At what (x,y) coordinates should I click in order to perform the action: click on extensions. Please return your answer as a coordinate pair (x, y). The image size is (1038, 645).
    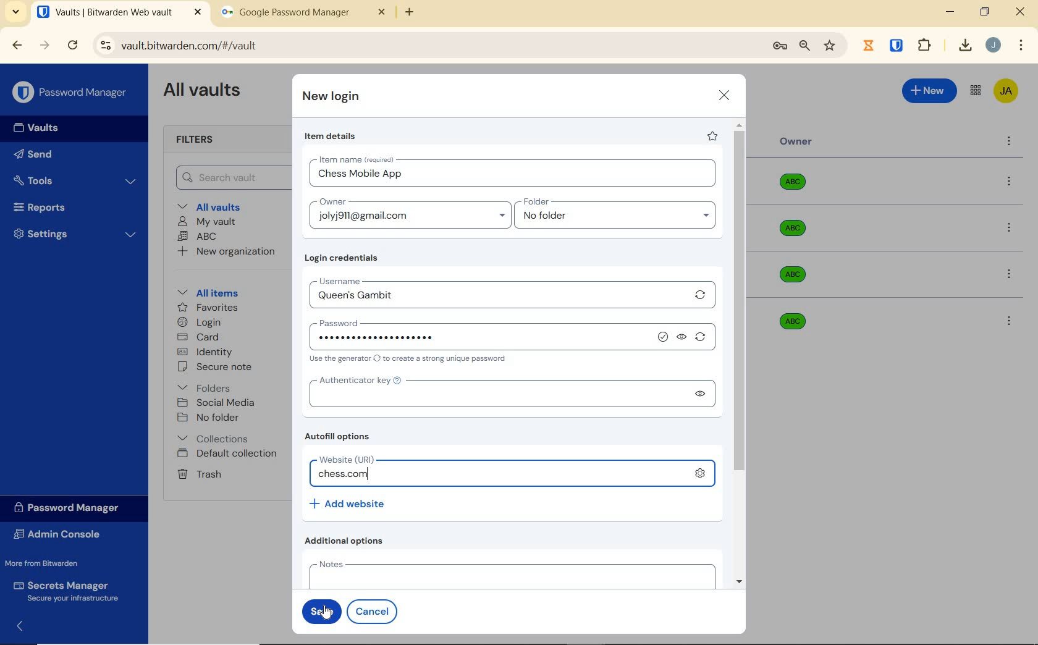
    Looking at the image, I should click on (898, 44).